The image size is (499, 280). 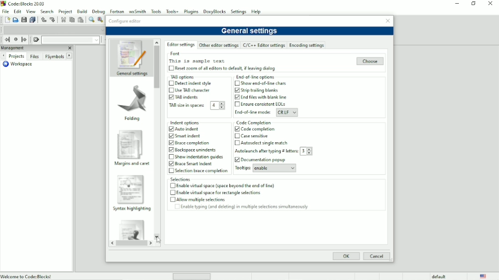 I want to click on Search, so click(x=48, y=11).